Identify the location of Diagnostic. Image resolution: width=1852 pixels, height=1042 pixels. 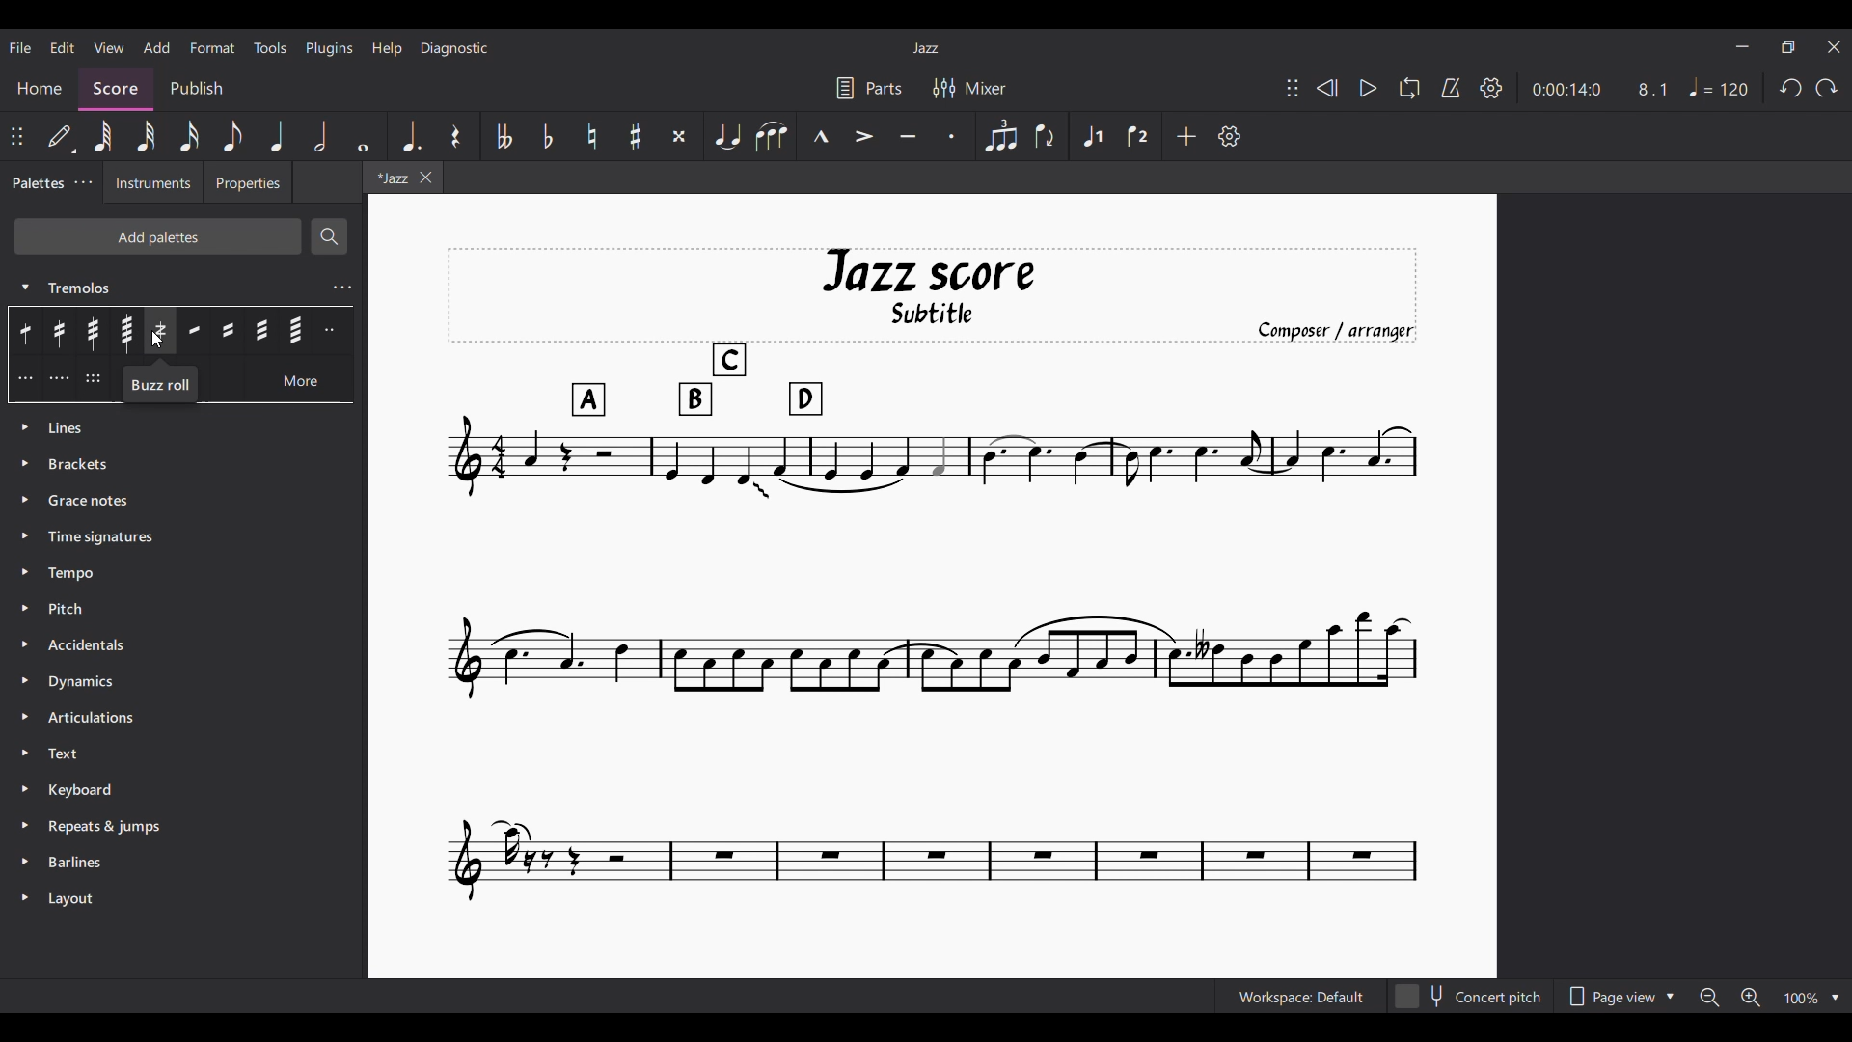
(454, 49).